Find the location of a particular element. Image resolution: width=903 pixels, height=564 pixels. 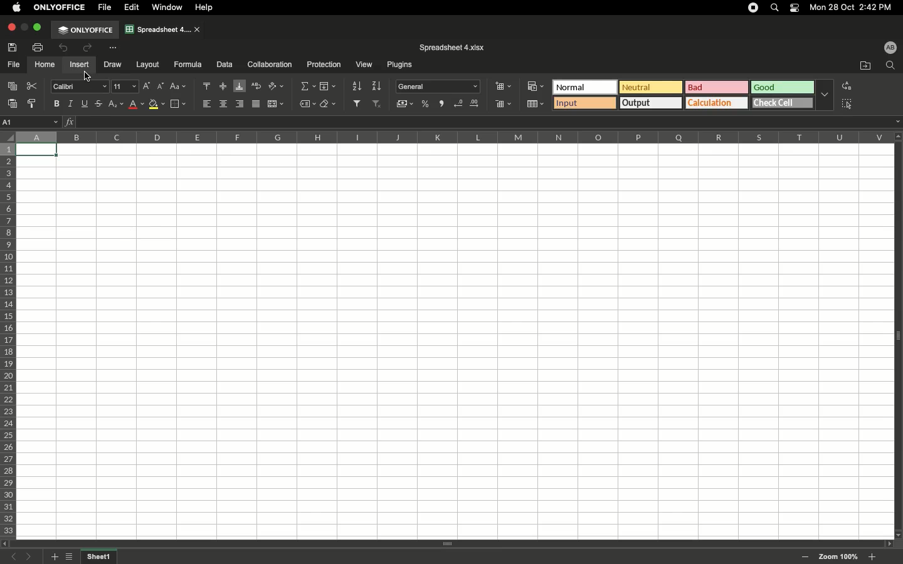

scroll right is located at coordinates (887, 544).